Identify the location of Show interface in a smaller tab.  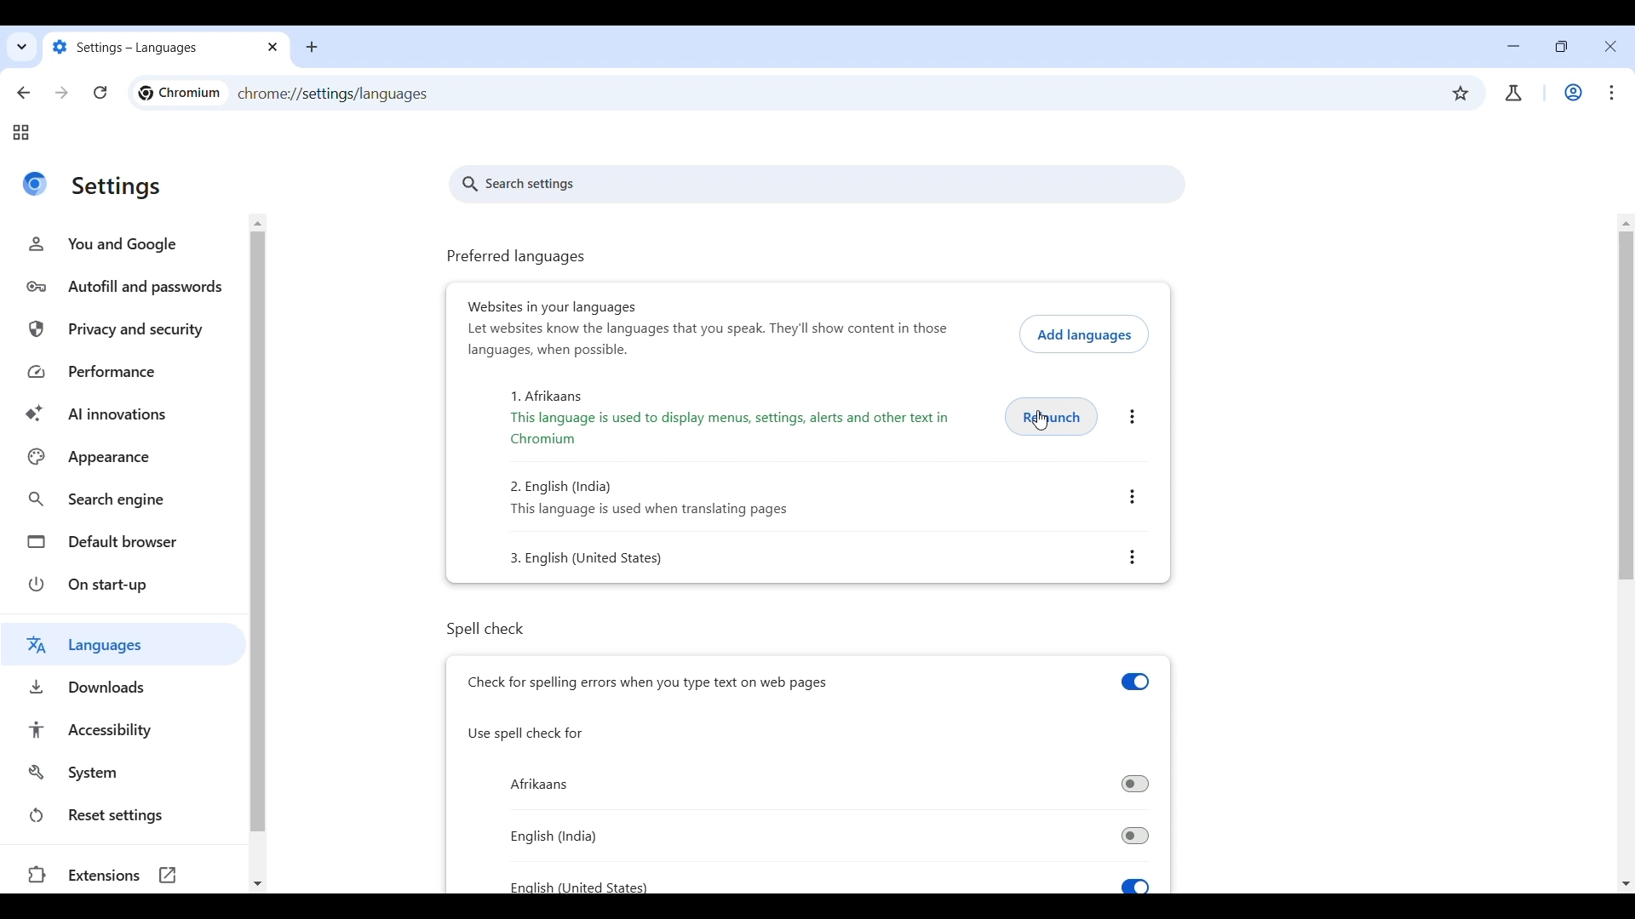
(1558, 49).